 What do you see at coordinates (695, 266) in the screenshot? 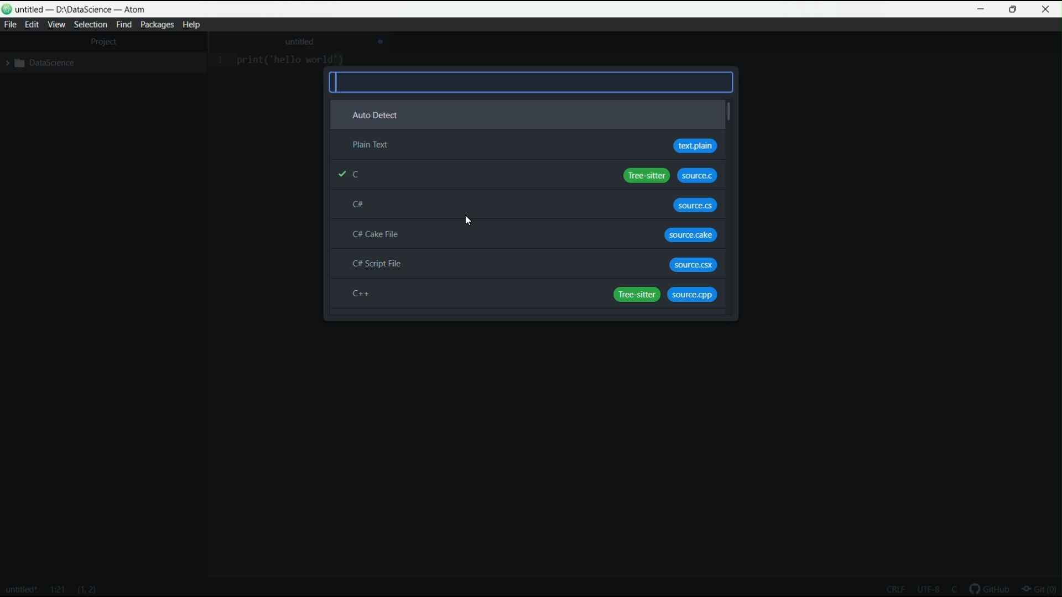
I see `source.csx` at bounding box center [695, 266].